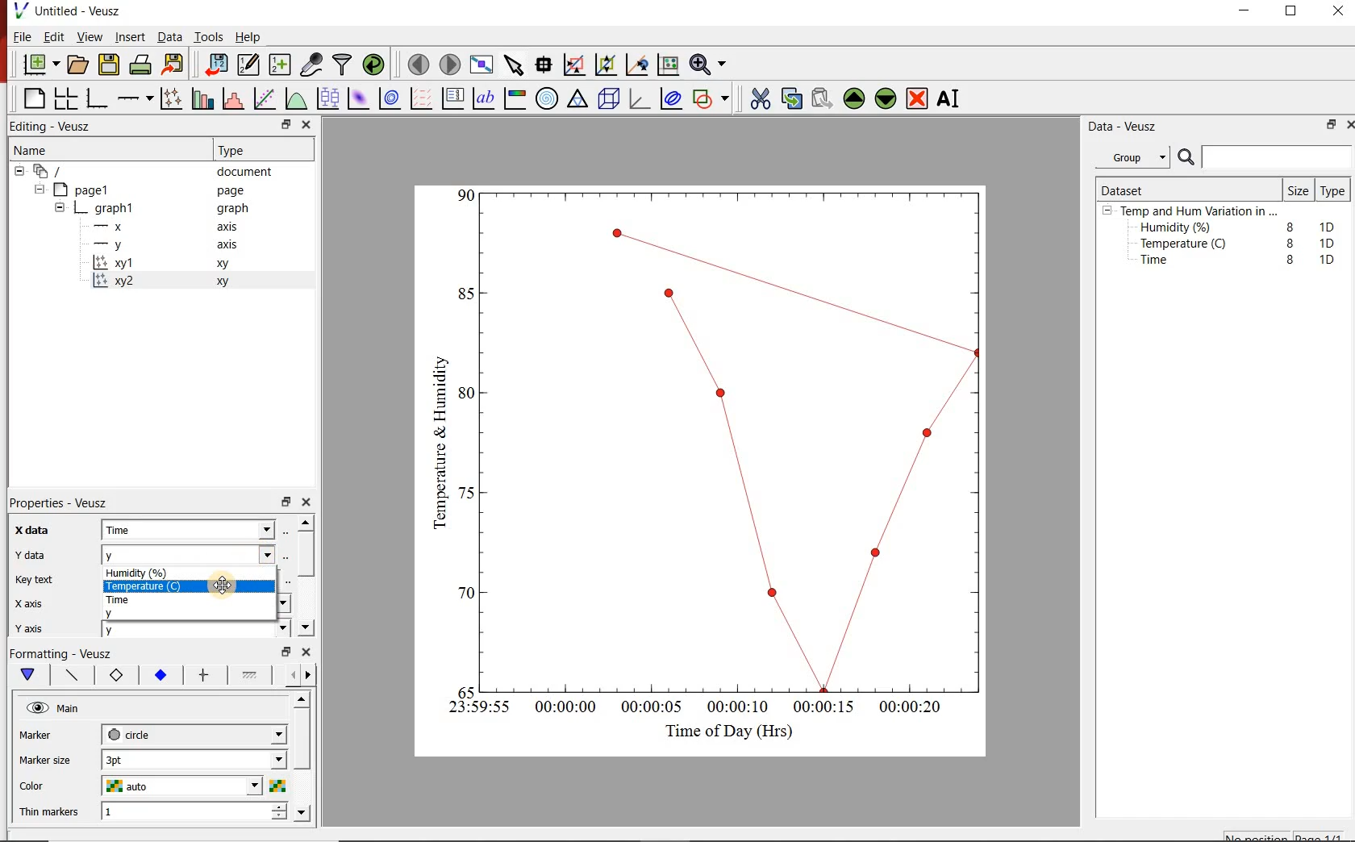  Describe the element at coordinates (123, 263) in the screenshot. I see `xy1` at that location.